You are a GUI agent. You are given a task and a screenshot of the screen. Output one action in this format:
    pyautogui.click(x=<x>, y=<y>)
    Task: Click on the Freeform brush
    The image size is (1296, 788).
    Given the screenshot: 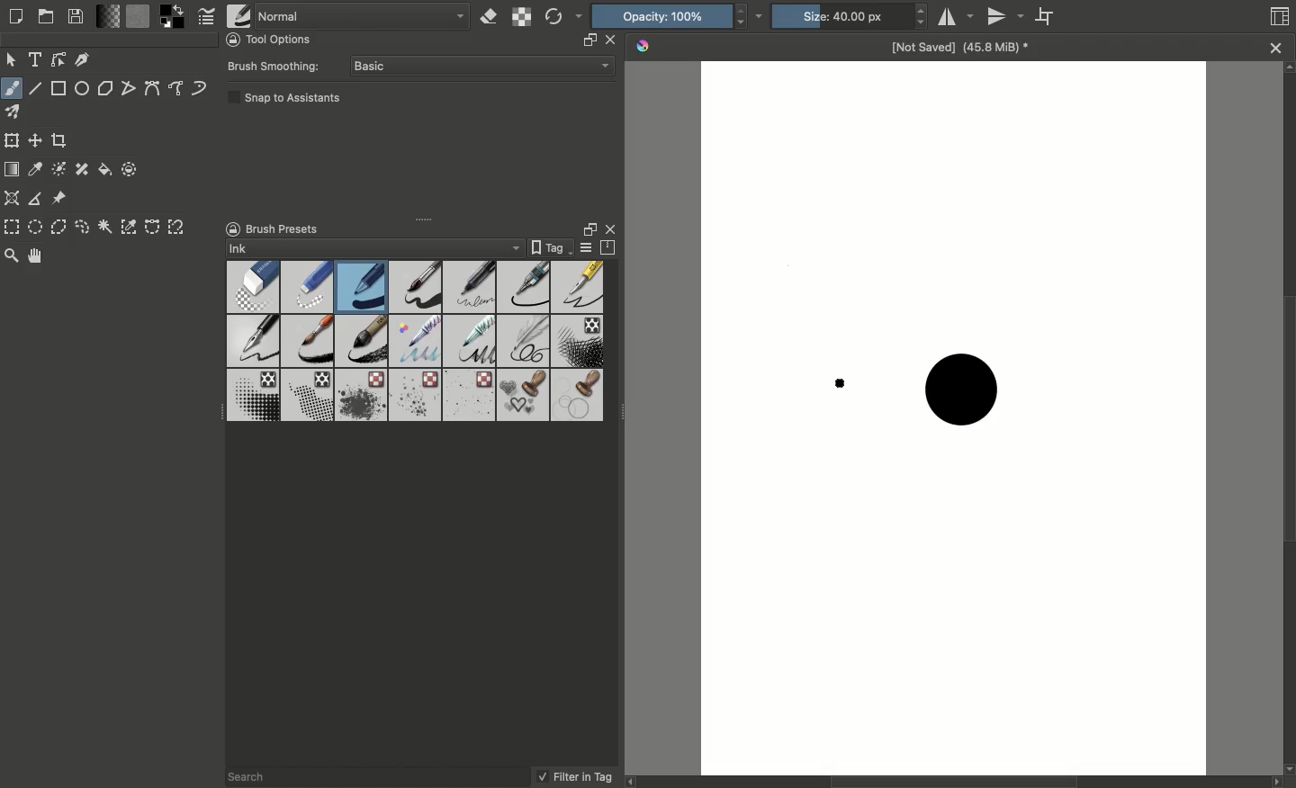 What is the action you would take?
    pyautogui.click(x=12, y=85)
    